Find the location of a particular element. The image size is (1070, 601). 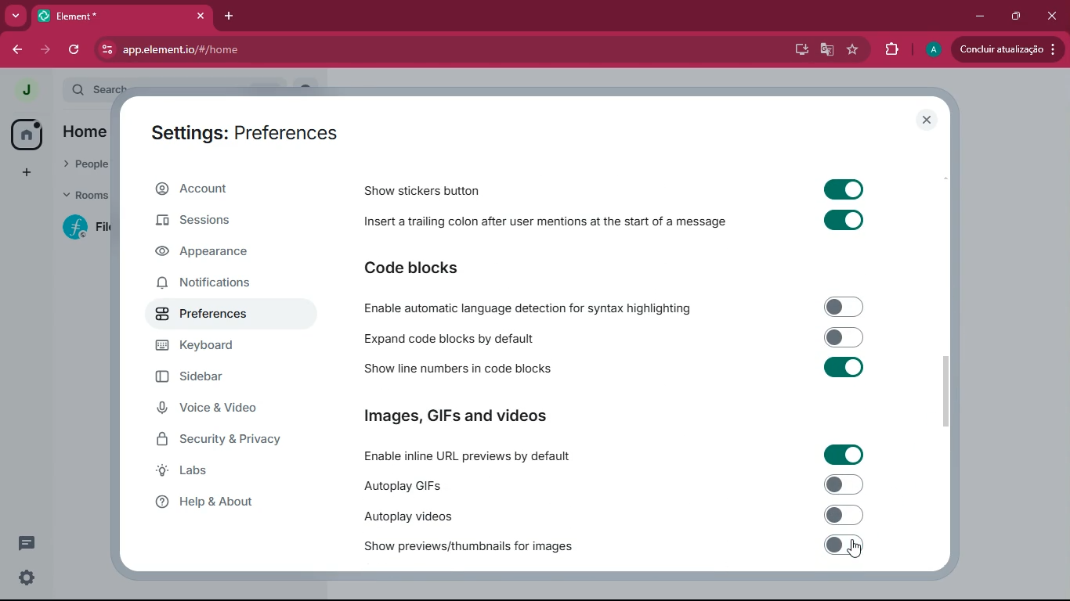

Voice & Video is located at coordinates (215, 410).